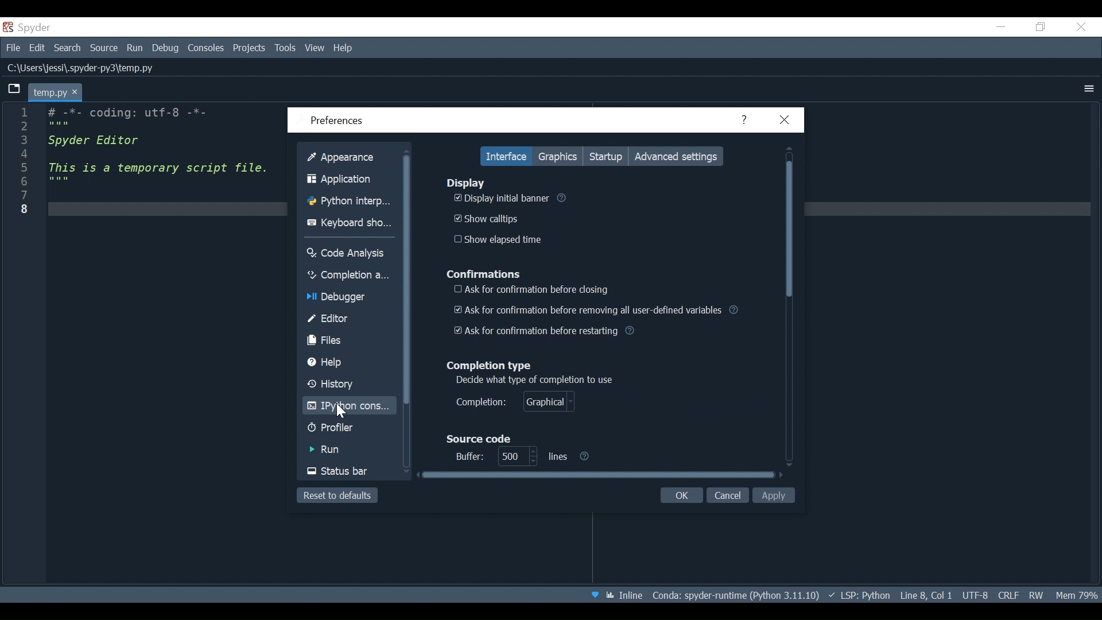 This screenshot has width=1102, height=620. I want to click on Language, so click(893, 596).